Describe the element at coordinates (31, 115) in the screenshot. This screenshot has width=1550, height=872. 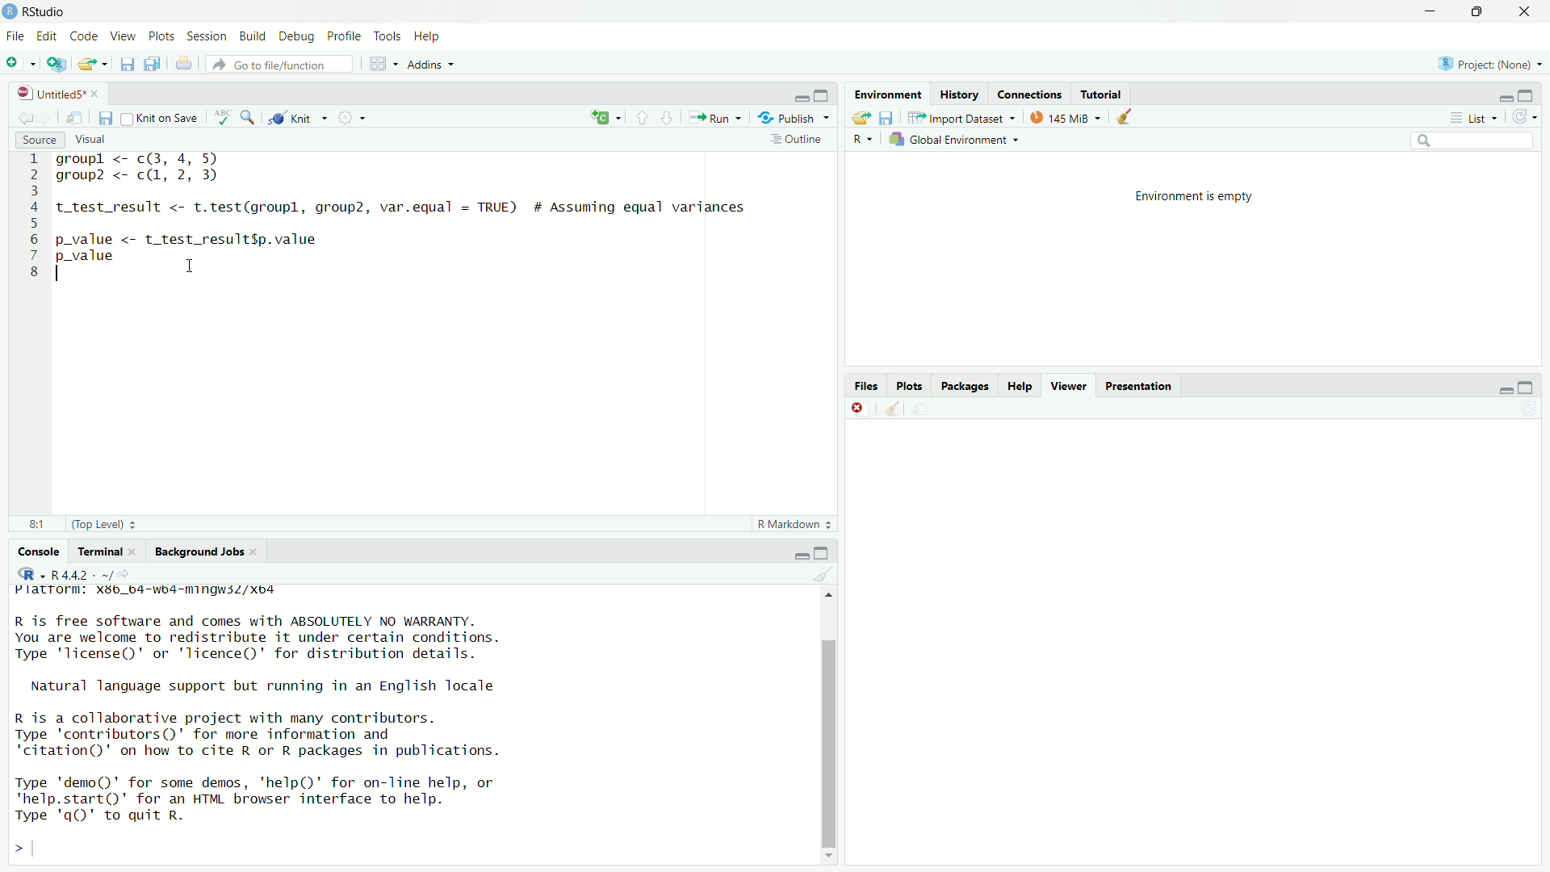
I see `go back` at that location.